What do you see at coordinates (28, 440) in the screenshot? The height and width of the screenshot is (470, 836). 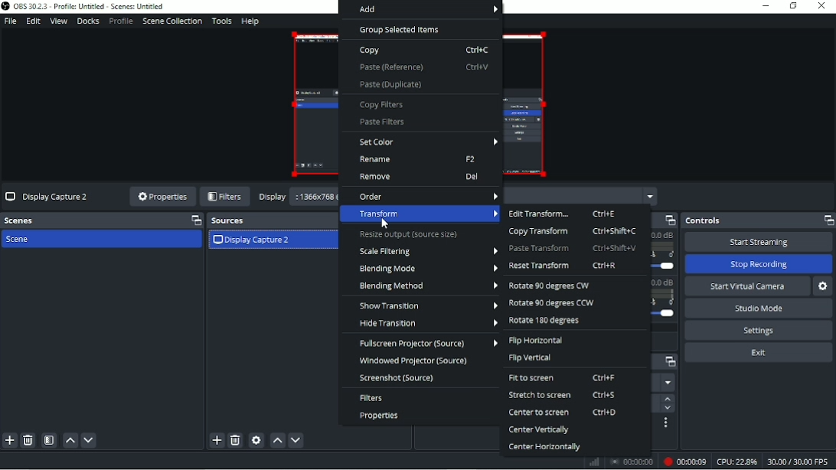 I see `Remove selected scene` at bounding box center [28, 440].